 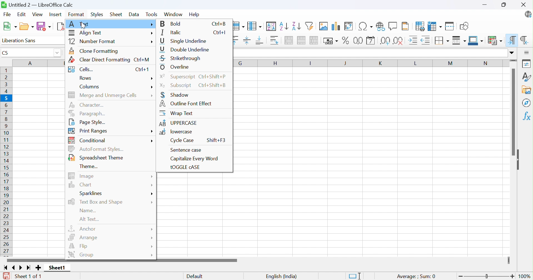 I want to click on The document has been modified. Click to save the document., so click(x=8, y=276).